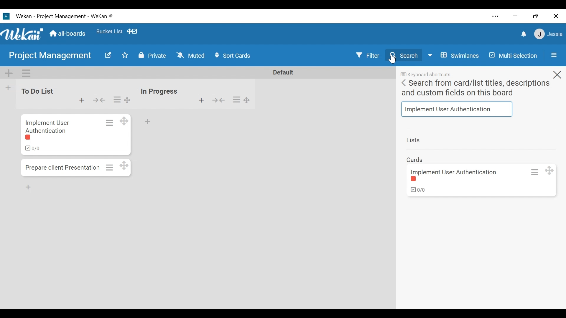 This screenshot has height=318, width=566. I want to click on Implement user authentication, so click(49, 125).